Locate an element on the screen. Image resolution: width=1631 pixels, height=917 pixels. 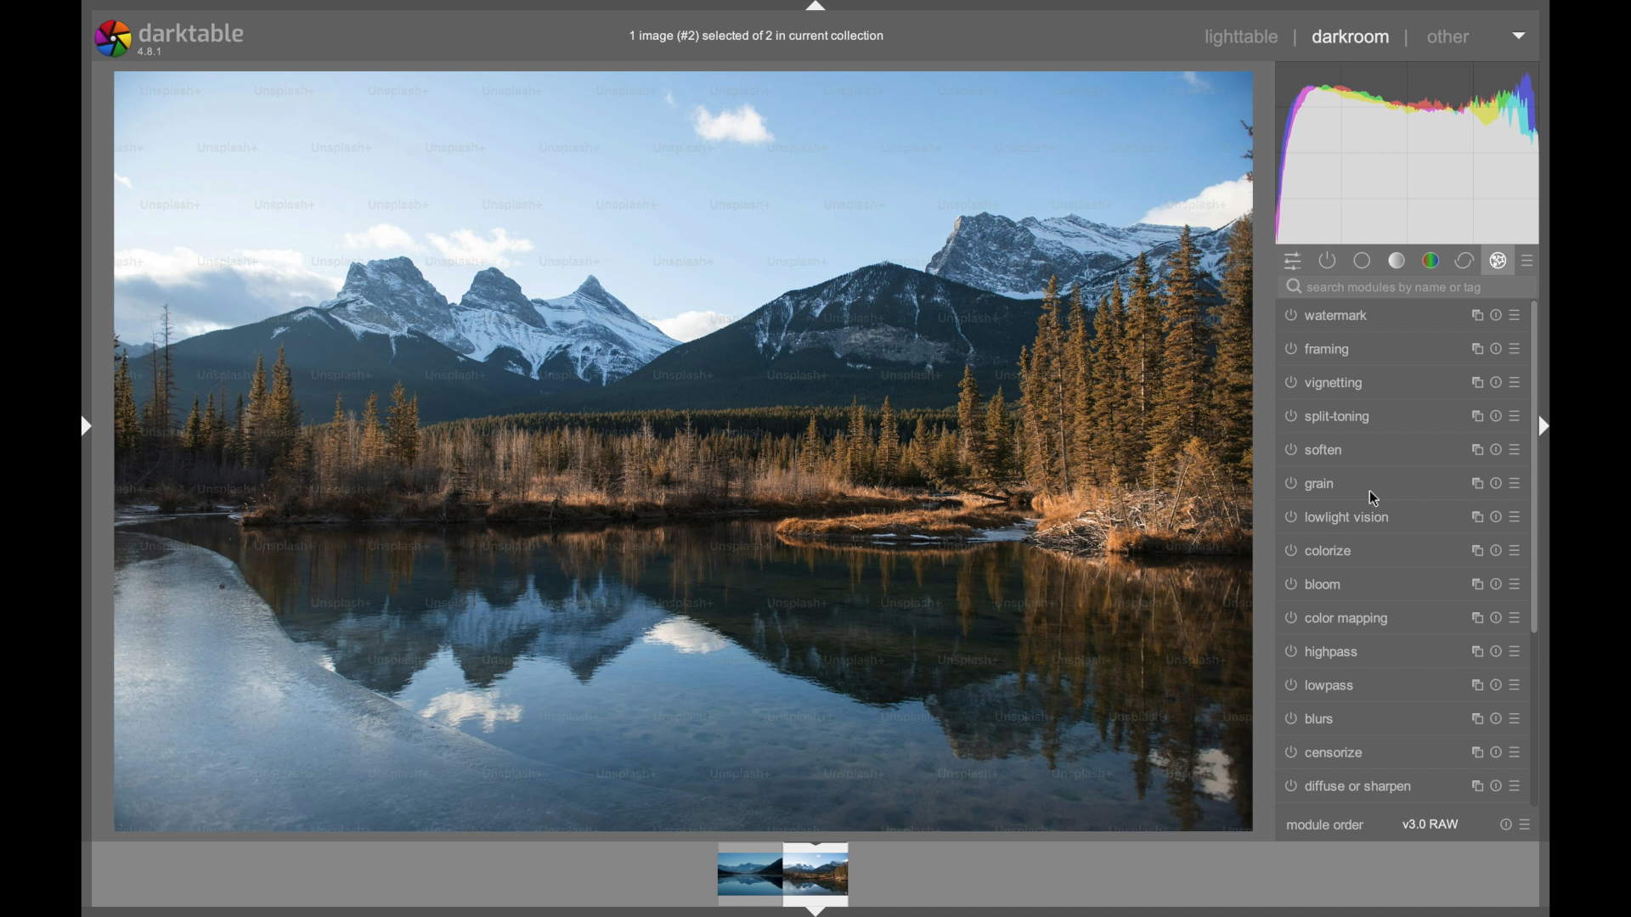
reset parameters is located at coordinates (1498, 718).